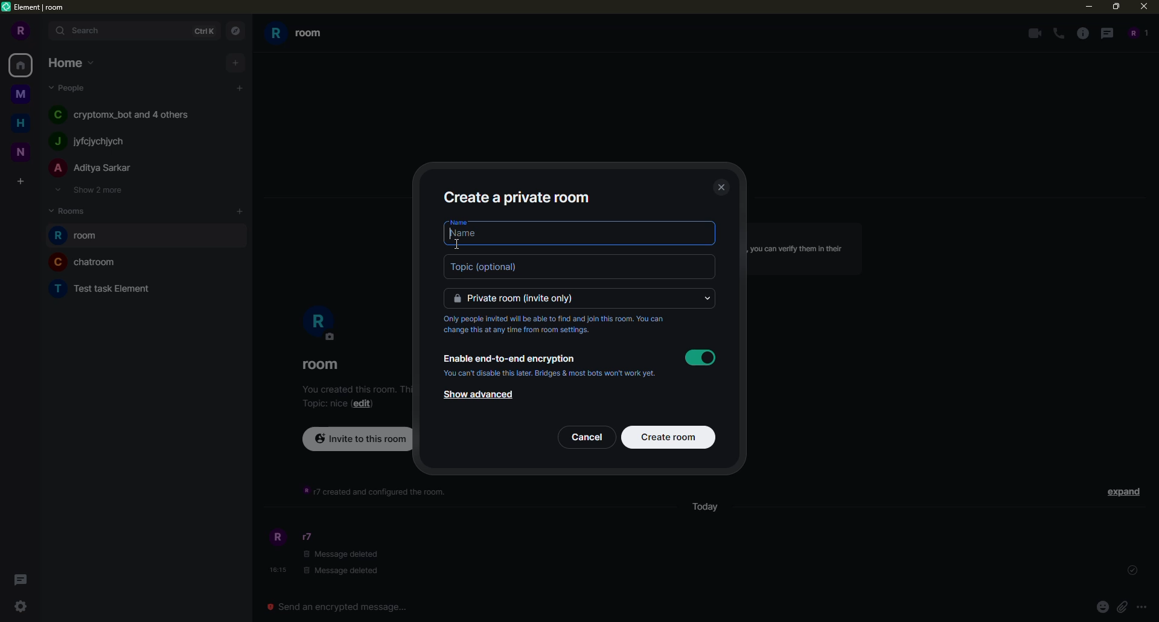 The image size is (1159, 622). Describe the element at coordinates (239, 88) in the screenshot. I see `add` at that location.